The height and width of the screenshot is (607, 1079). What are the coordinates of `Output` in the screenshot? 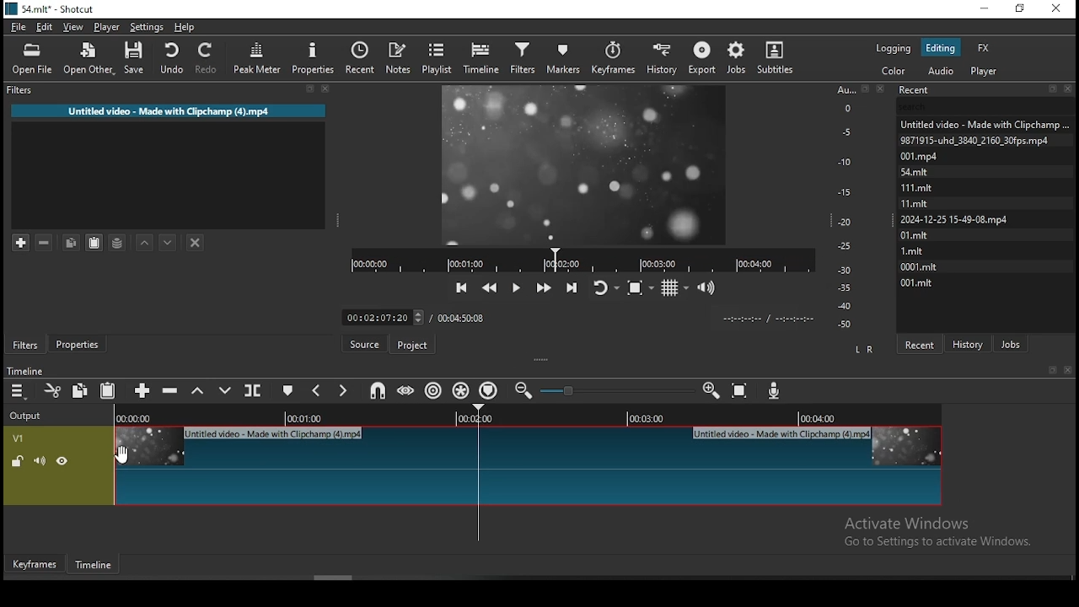 It's located at (28, 416).